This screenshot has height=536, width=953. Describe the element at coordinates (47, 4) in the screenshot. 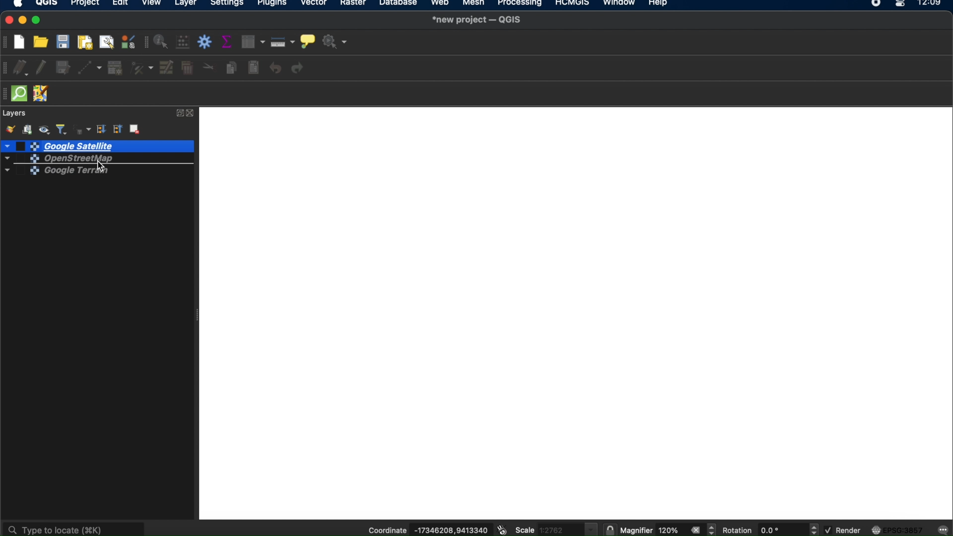

I see `QGIS` at that location.